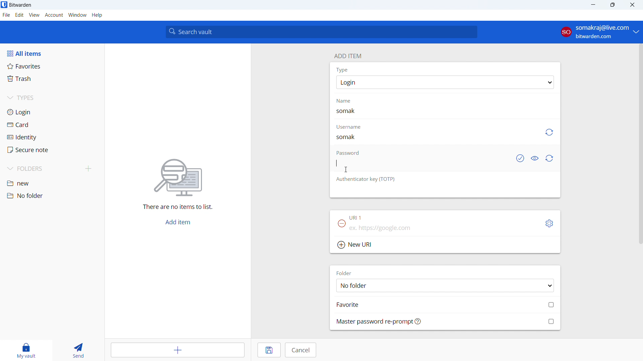  What do you see at coordinates (19, 15) in the screenshot?
I see `edit` at bounding box center [19, 15].